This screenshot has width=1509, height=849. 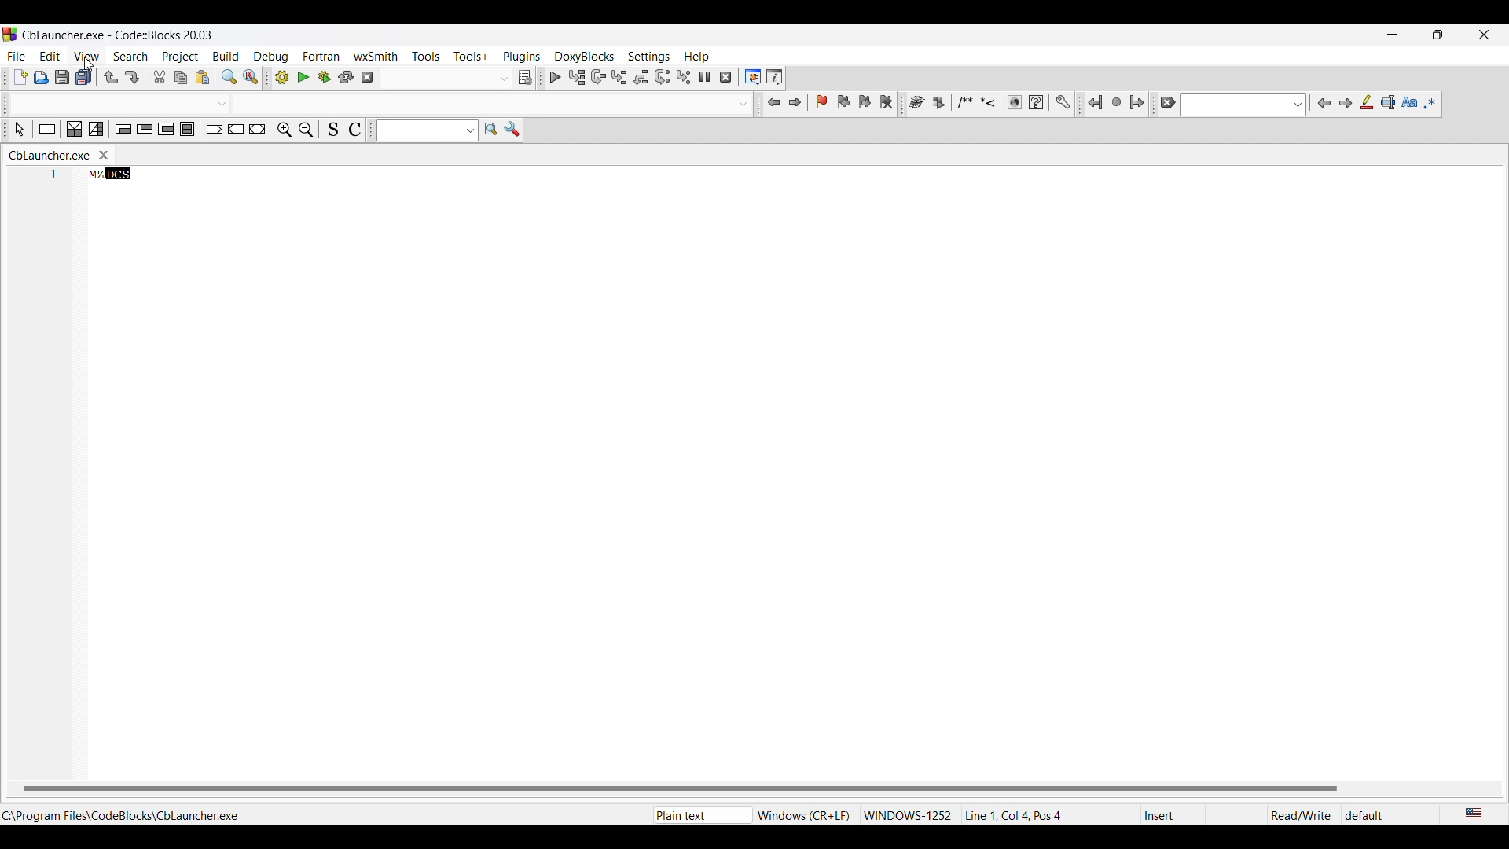 I want to click on Show options window, so click(x=512, y=129).